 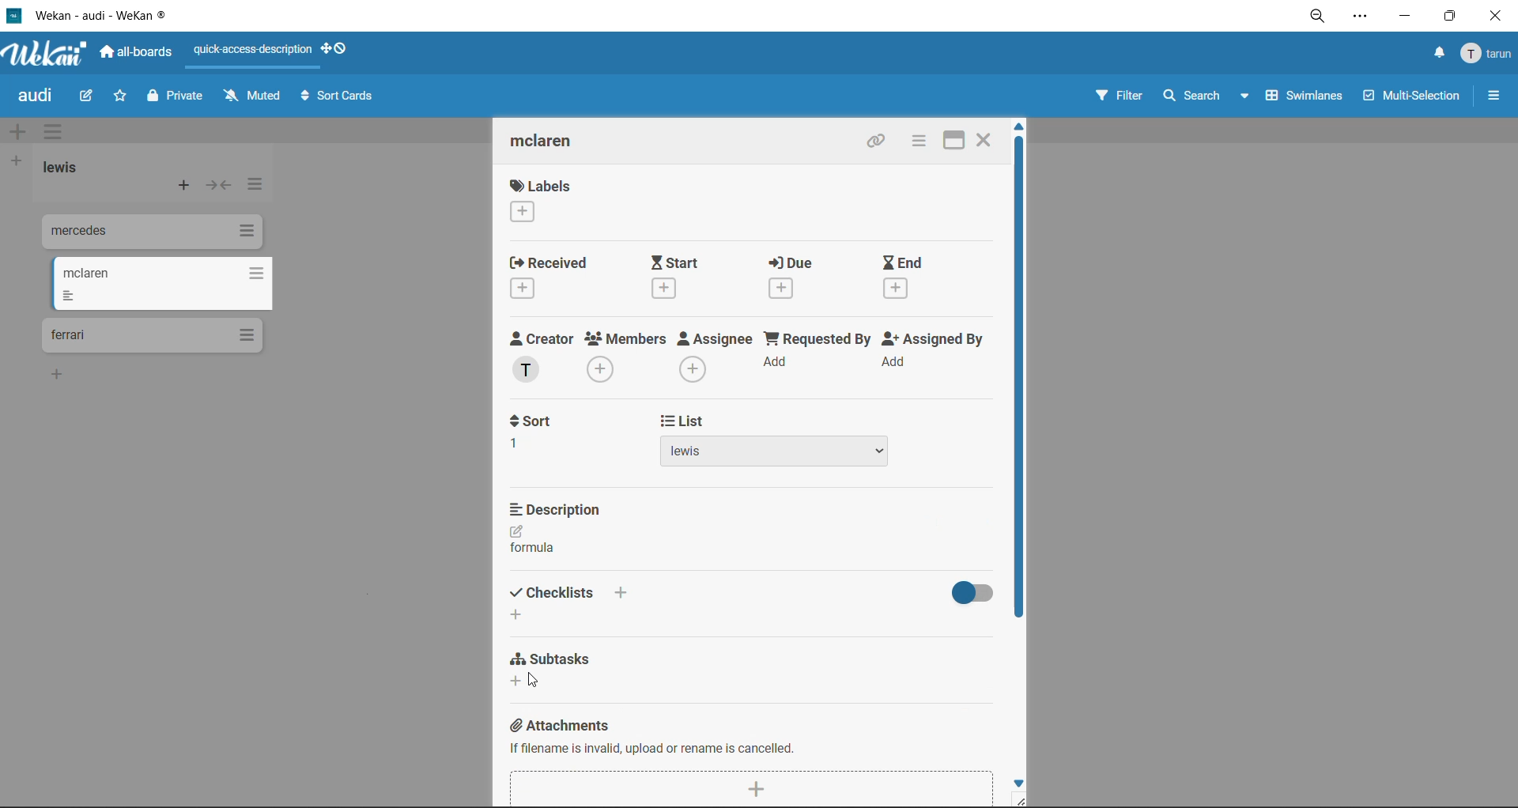 I want to click on close, so click(x=1500, y=16).